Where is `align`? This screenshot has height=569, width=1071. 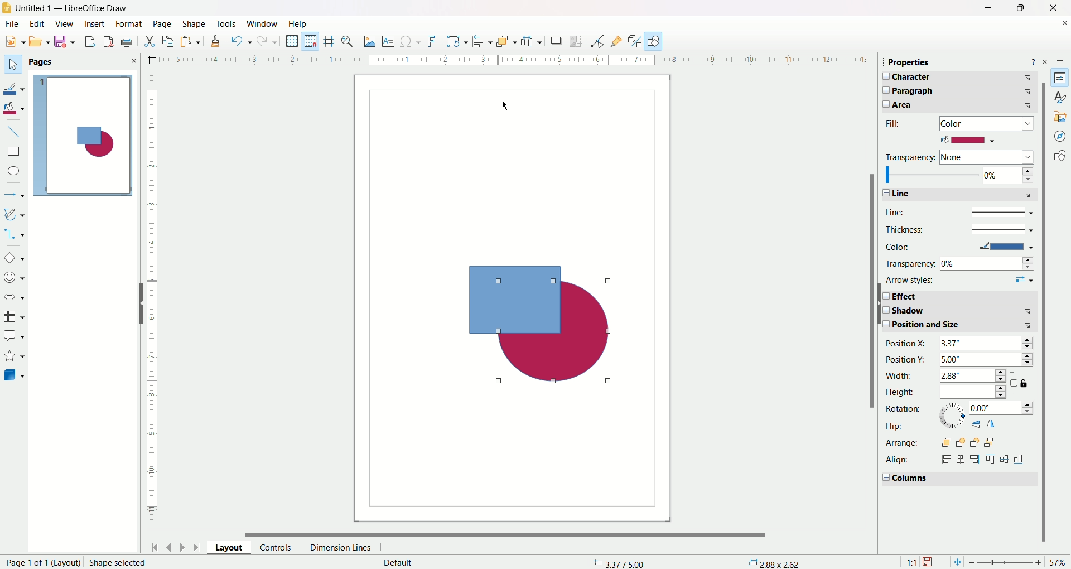
align is located at coordinates (959, 460).